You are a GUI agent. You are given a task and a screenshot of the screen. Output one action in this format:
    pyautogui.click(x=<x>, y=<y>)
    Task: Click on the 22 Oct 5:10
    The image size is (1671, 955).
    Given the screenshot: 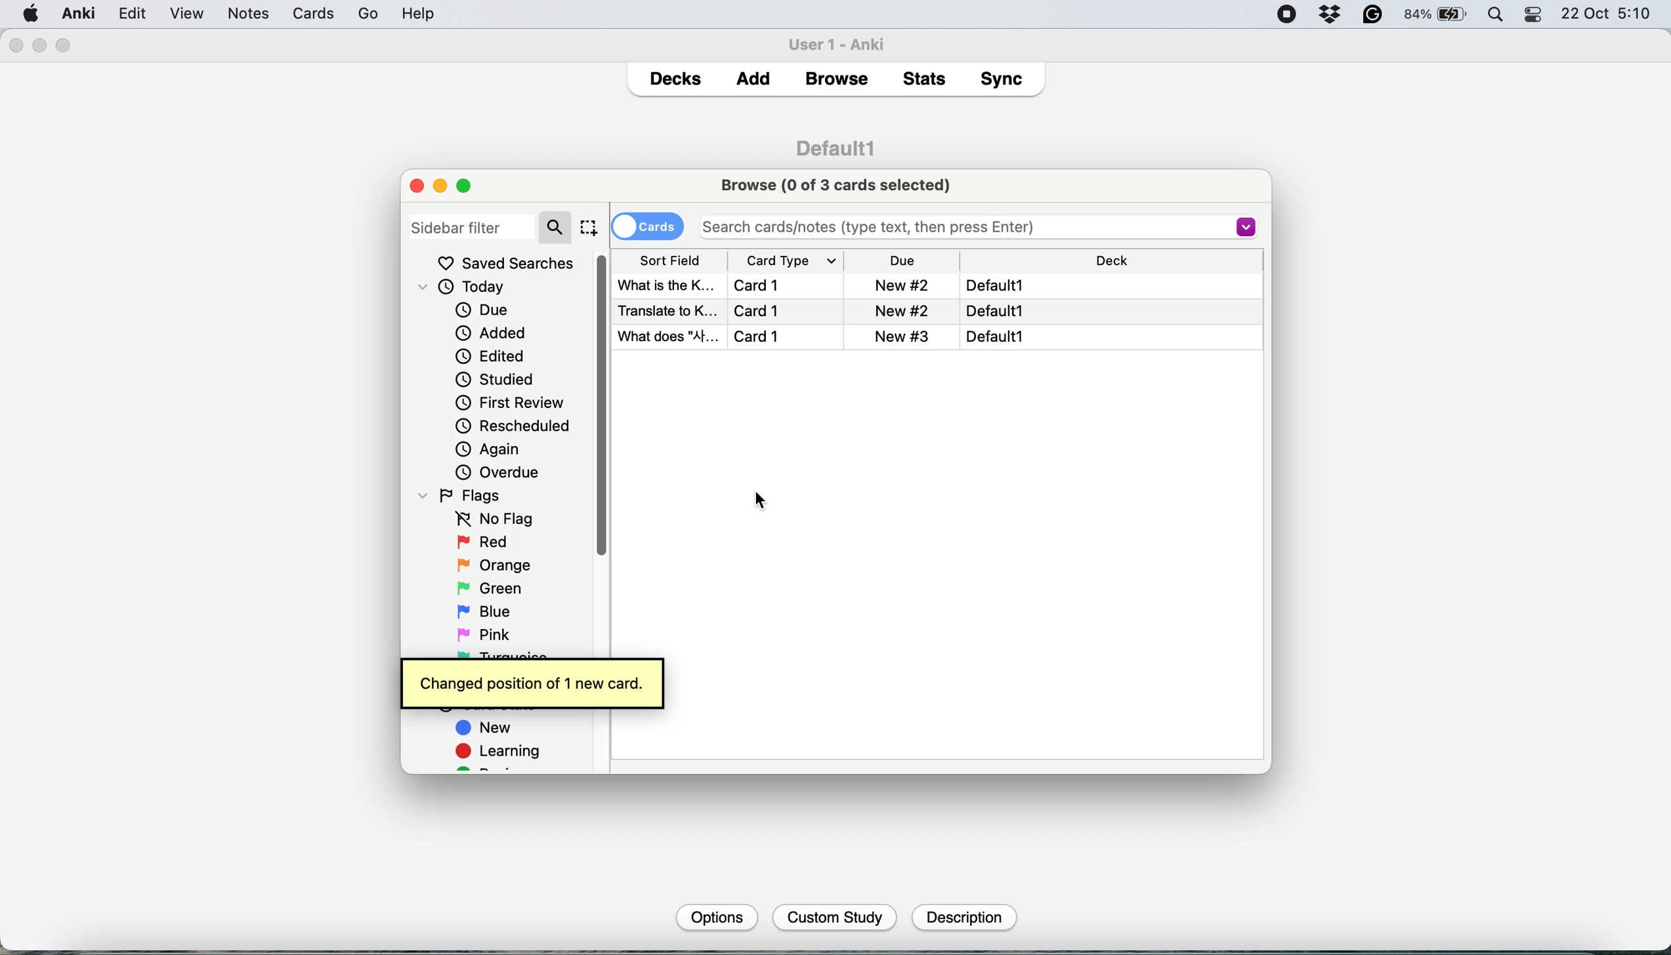 What is the action you would take?
    pyautogui.click(x=1607, y=14)
    